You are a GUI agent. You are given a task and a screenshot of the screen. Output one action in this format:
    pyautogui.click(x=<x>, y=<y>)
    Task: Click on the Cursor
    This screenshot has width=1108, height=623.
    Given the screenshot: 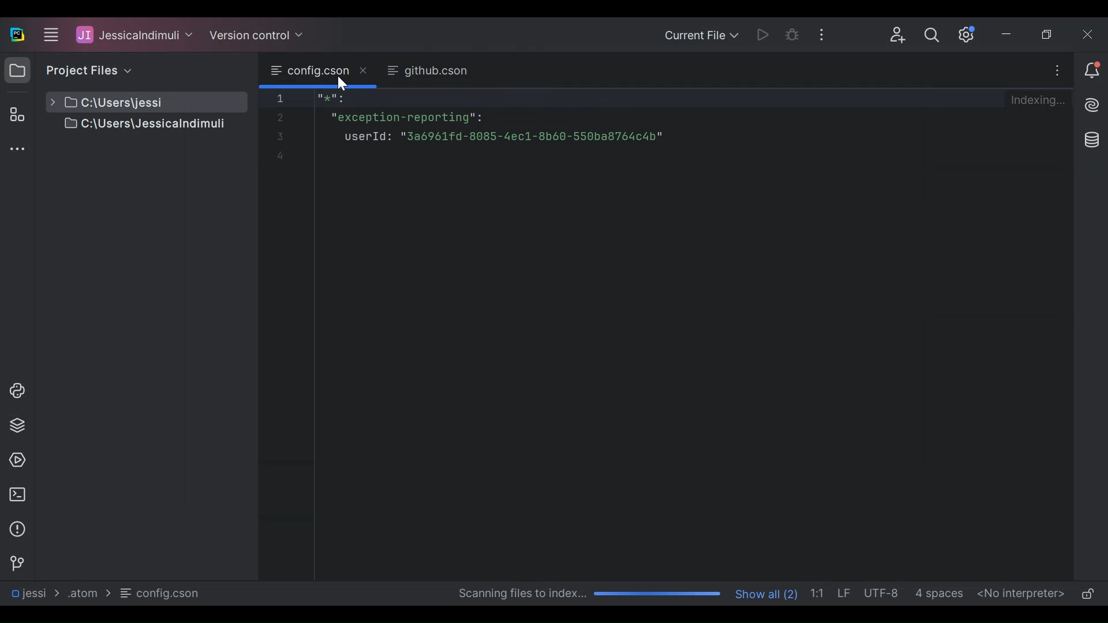 What is the action you would take?
    pyautogui.click(x=342, y=82)
    